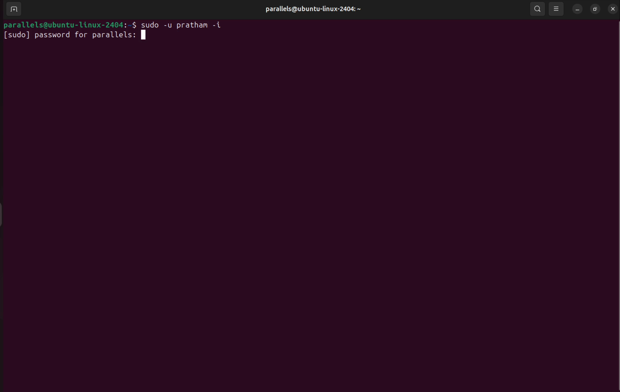 This screenshot has height=392, width=620. I want to click on bash prompt, so click(69, 24).